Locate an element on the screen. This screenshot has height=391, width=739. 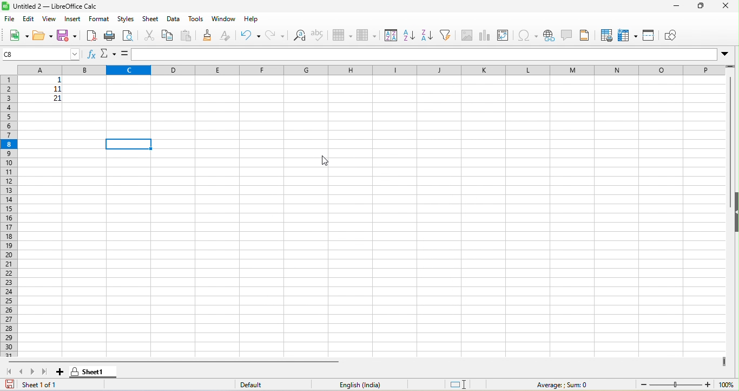
undo is located at coordinates (256, 36).